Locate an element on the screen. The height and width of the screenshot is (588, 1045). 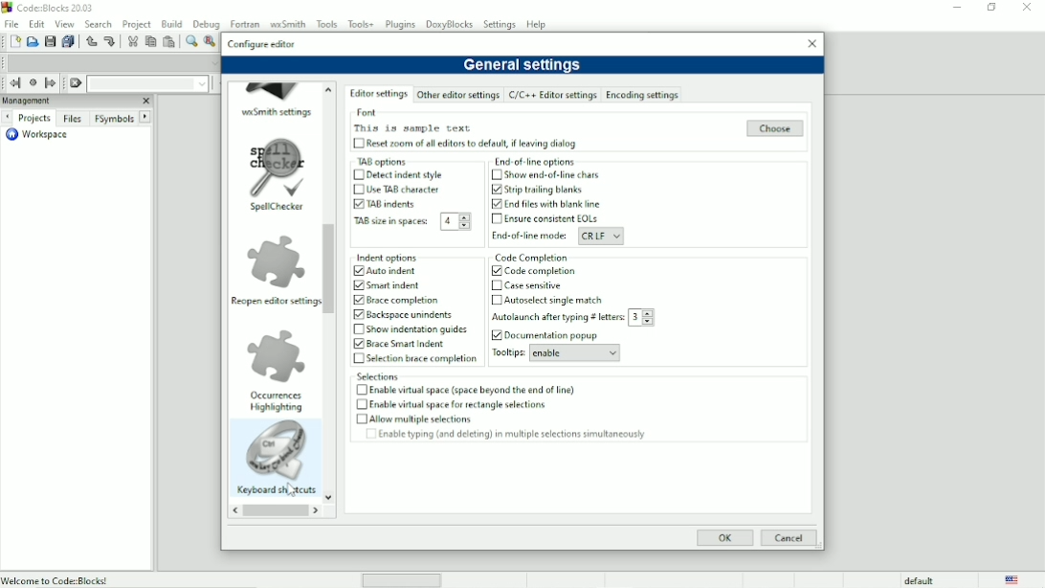
 is located at coordinates (356, 188).